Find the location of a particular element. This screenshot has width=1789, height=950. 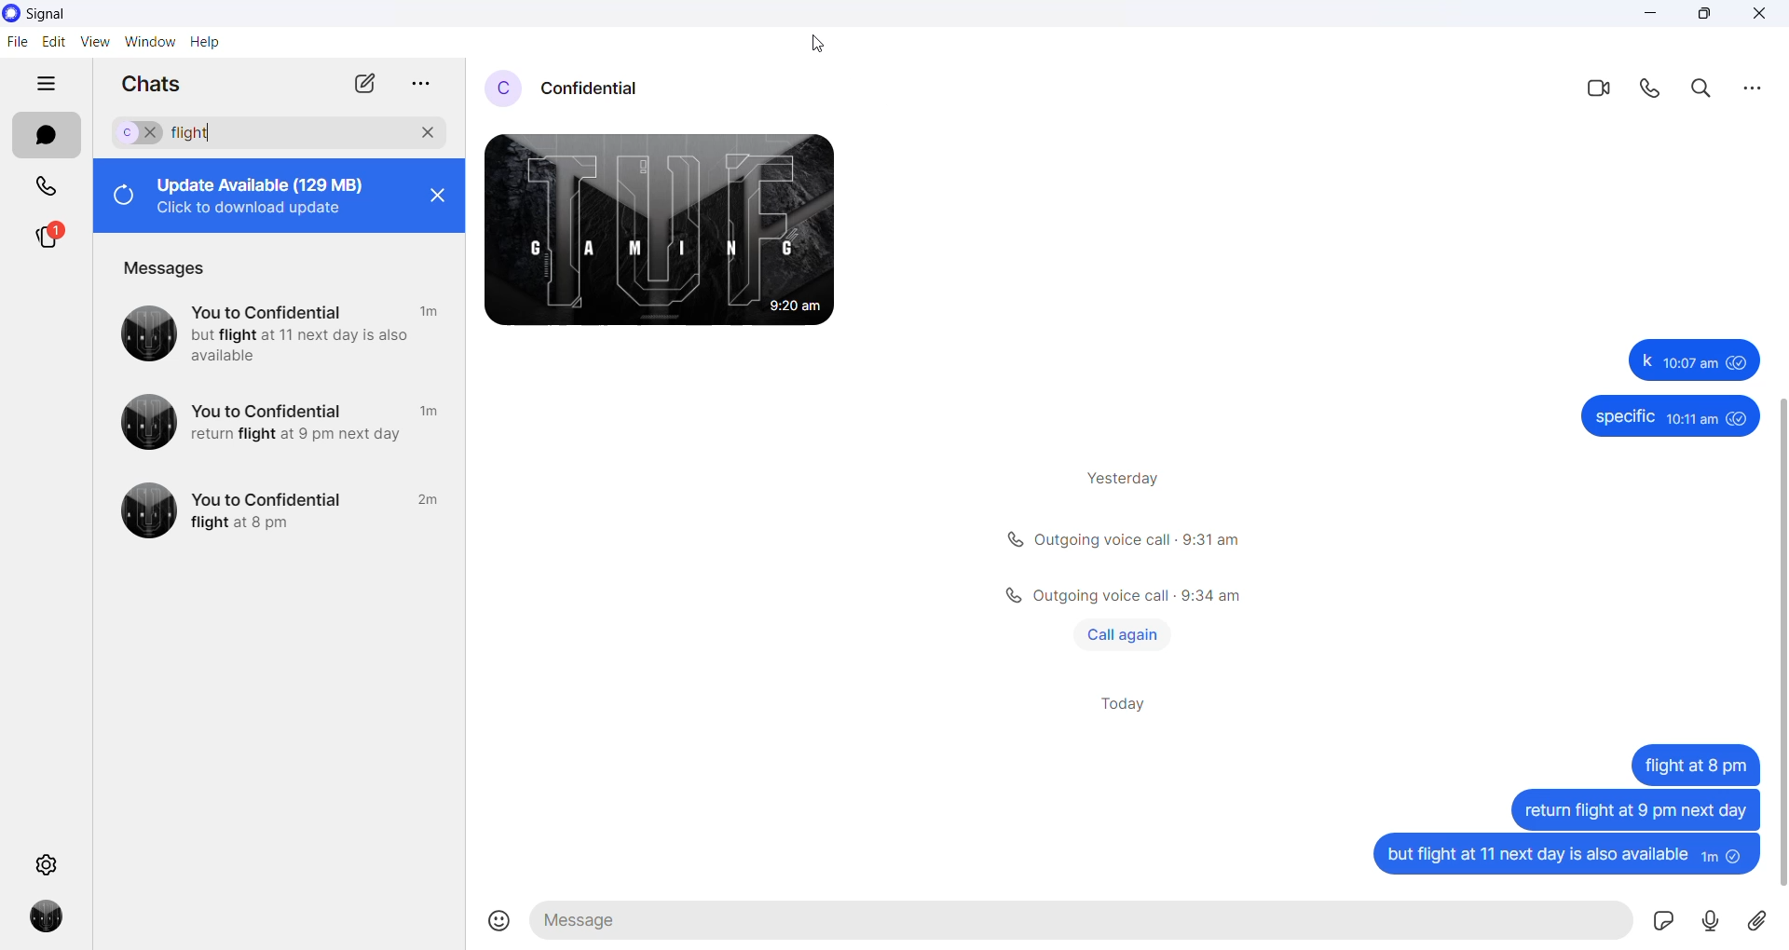

sent messages is located at coordinates (1563, 859).